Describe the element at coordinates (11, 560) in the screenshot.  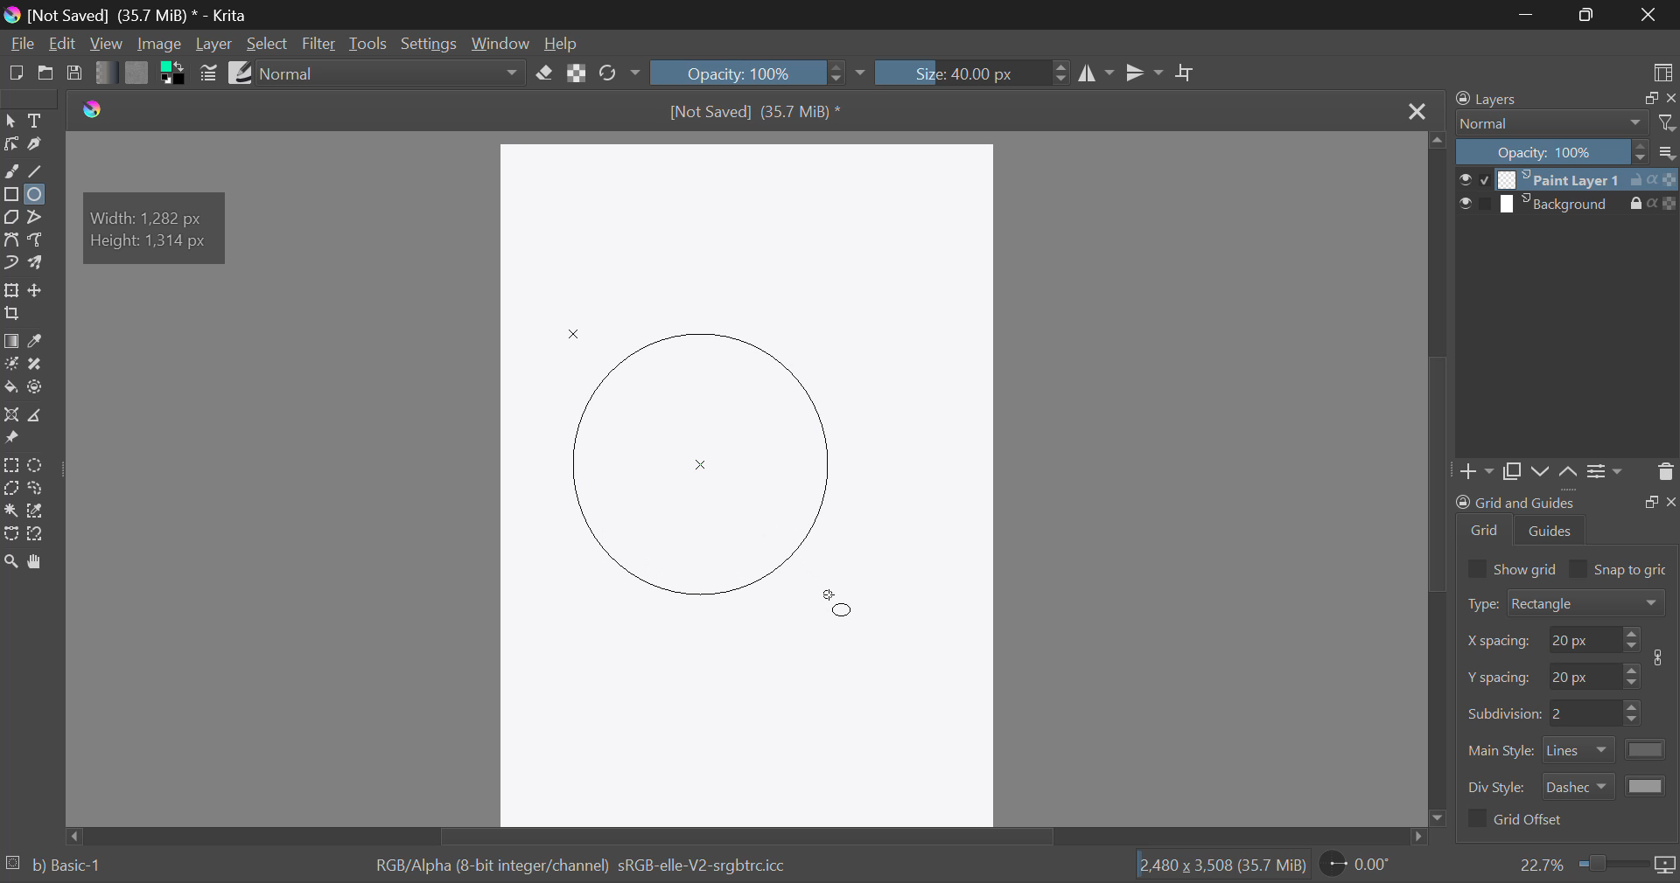
I see `Zoom` at that location.